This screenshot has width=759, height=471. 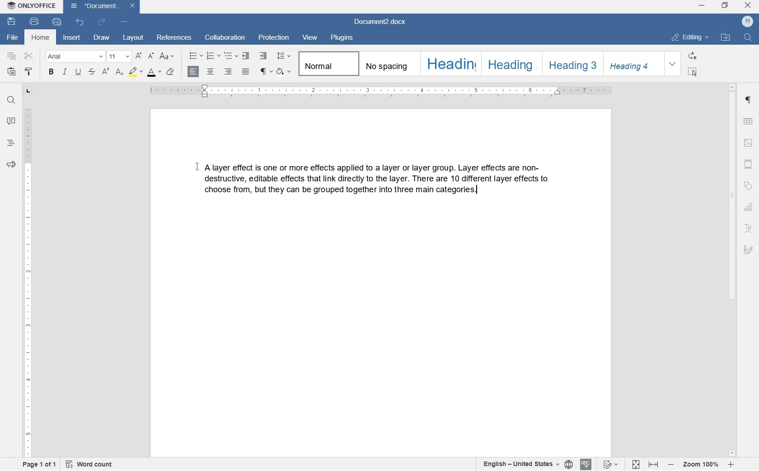 What do you see at coordinates (749, 121) in the screenshot?
I see `table` at bounding box center [749, 121].